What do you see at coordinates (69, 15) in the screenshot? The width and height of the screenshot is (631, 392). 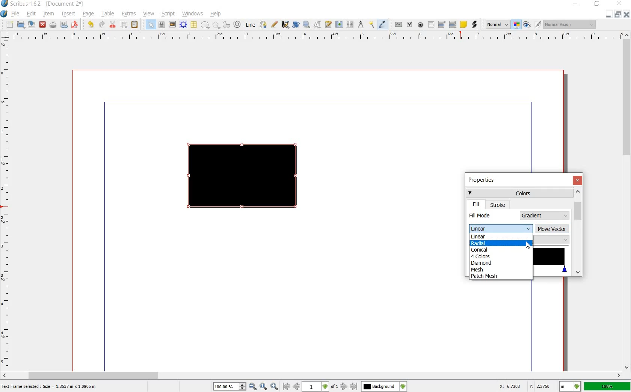 I see `insert` at bounding box center [69, 15].